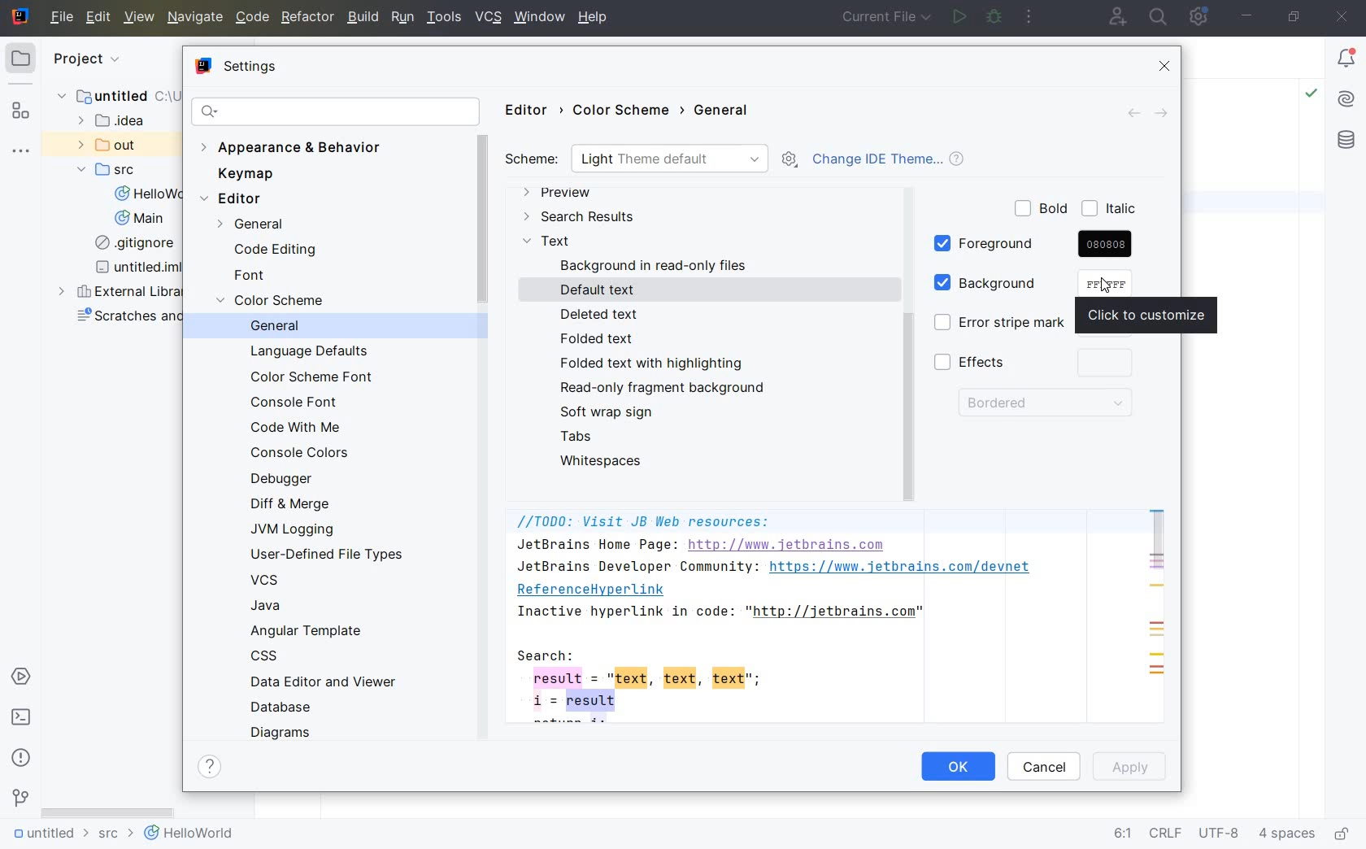 The width and height of the screenshot is (1366, 849). I want to click on JB Web resources, so click(782, 619).